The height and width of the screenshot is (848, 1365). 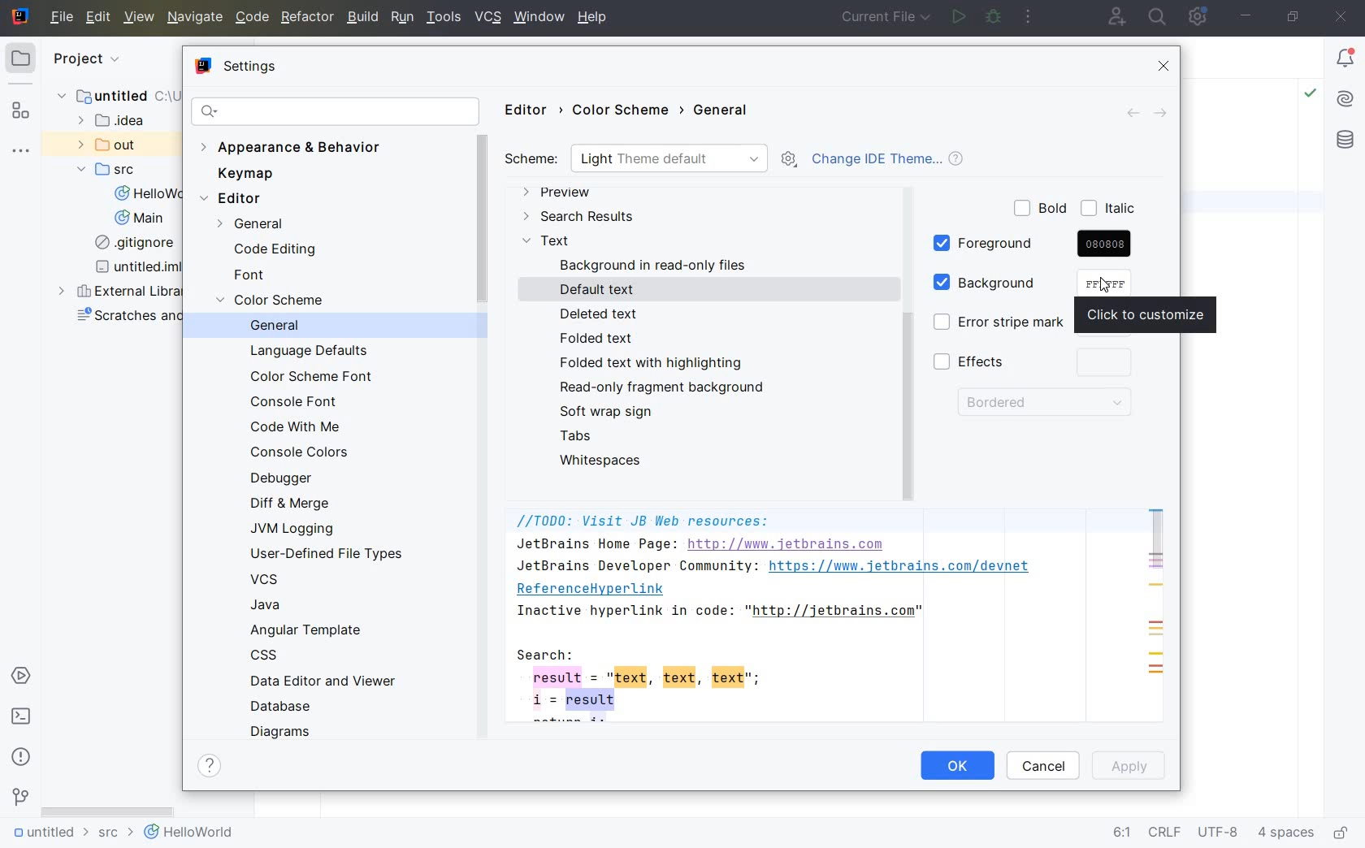 I want to click on RUN, so click(x=403, y=18).